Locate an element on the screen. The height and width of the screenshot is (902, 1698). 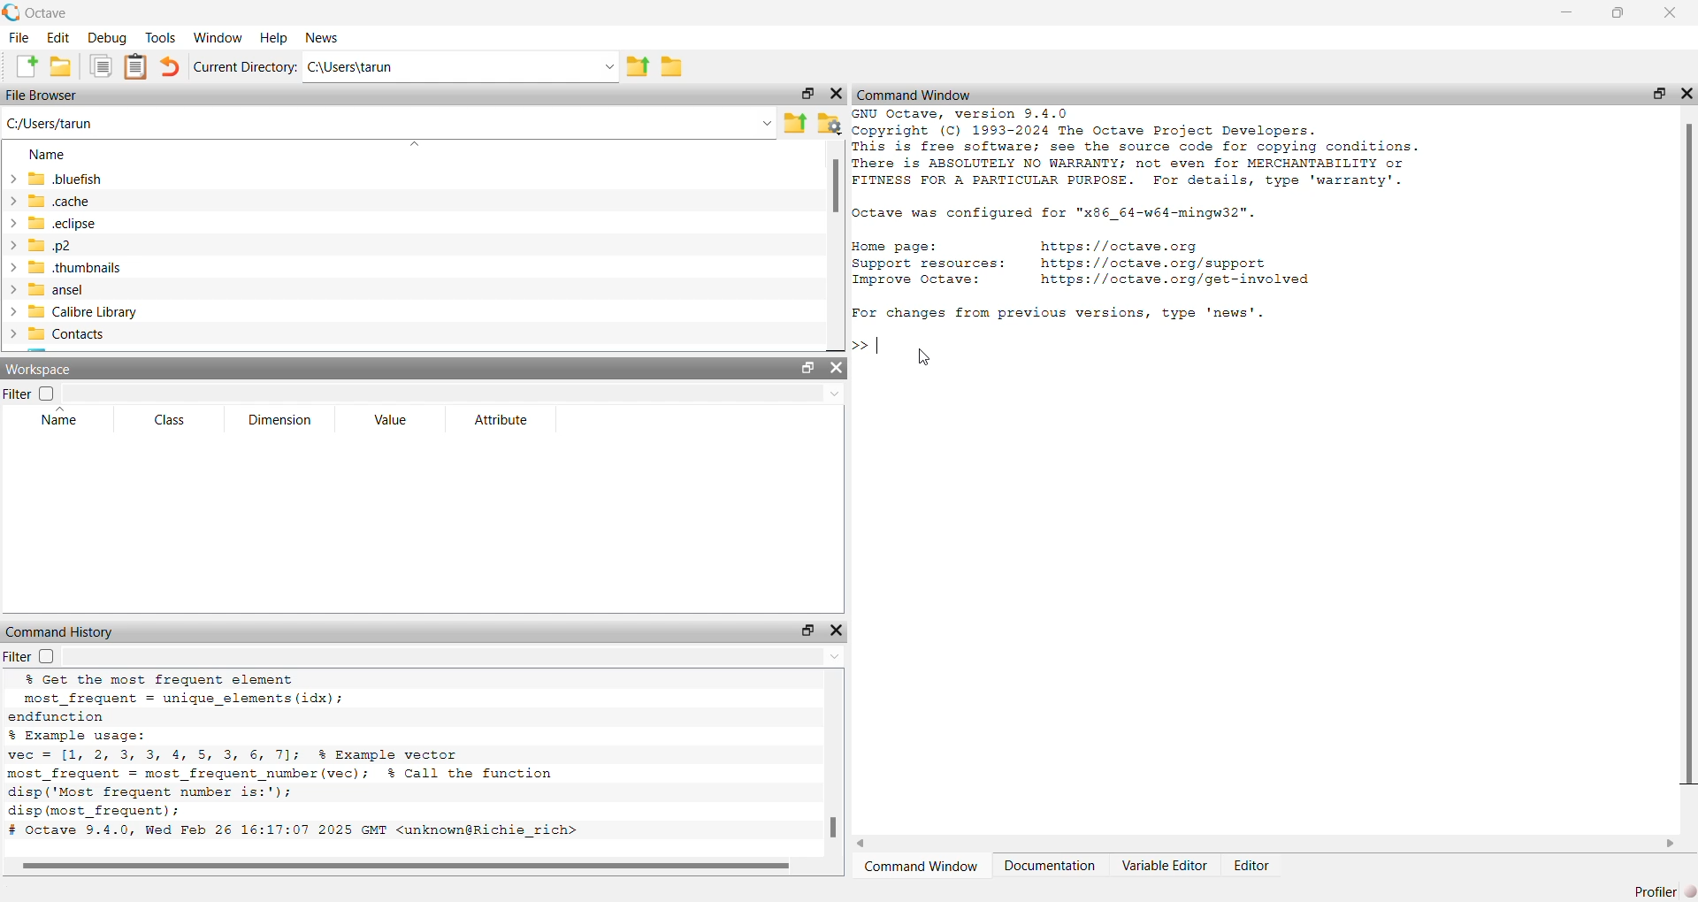
Browse Directions is located at coordinates (672, 65).